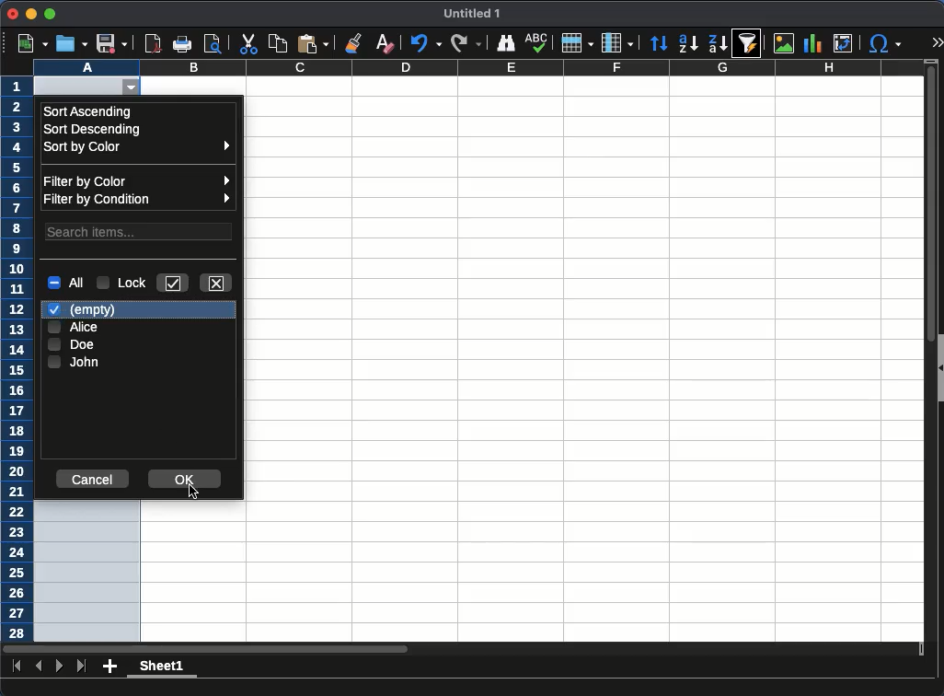  Describe the element at coordinates (40, 666) in the screenshot. I see `previous sheet` at that location.